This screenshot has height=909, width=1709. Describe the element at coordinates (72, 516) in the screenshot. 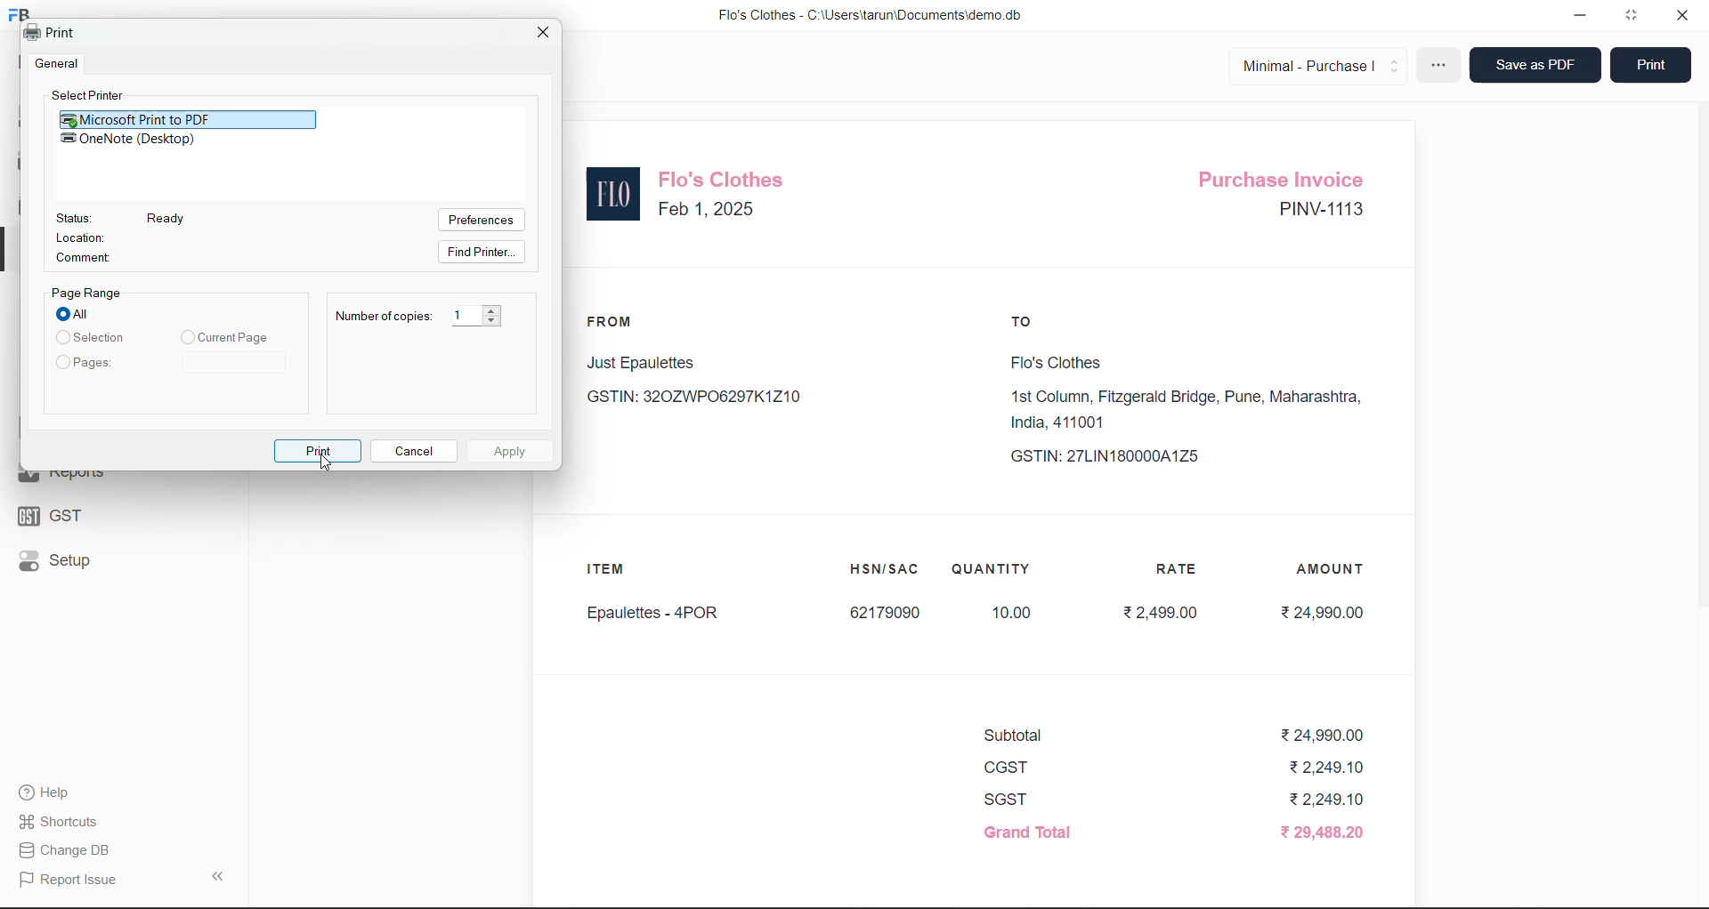

I see ` GST` at that location.